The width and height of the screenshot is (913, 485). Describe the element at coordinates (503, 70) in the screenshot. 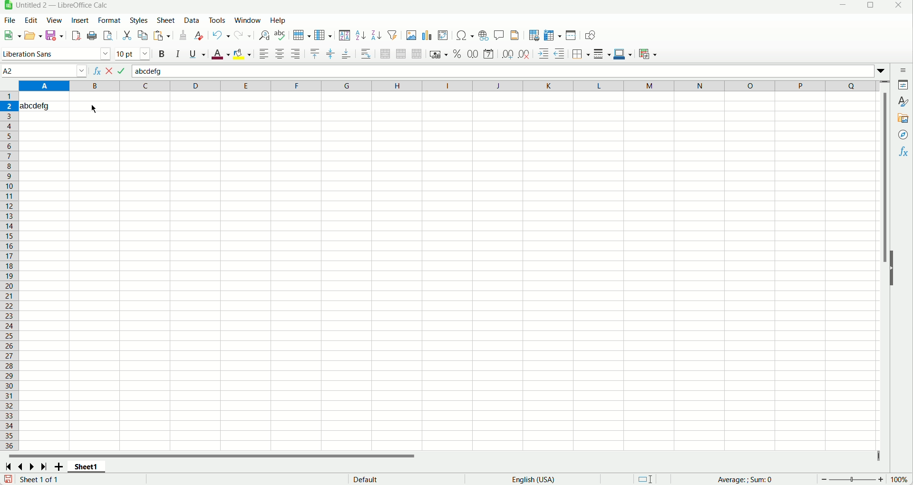

I see `formula bar` at that location.